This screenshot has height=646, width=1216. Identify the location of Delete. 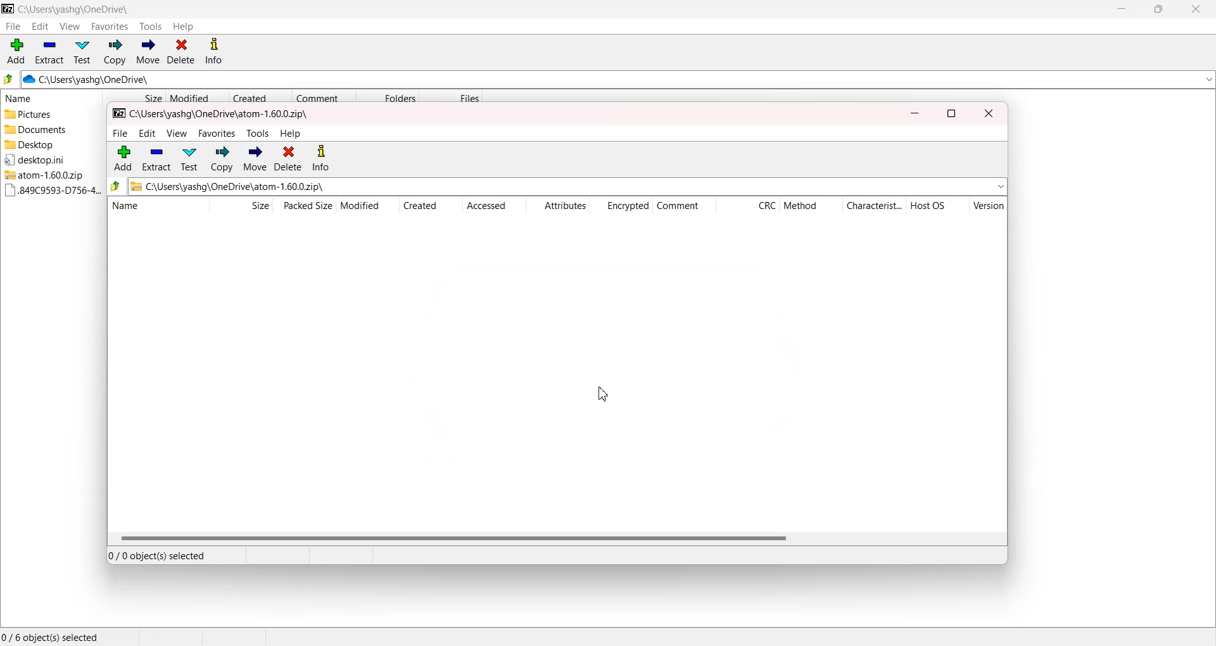
(181, 52).